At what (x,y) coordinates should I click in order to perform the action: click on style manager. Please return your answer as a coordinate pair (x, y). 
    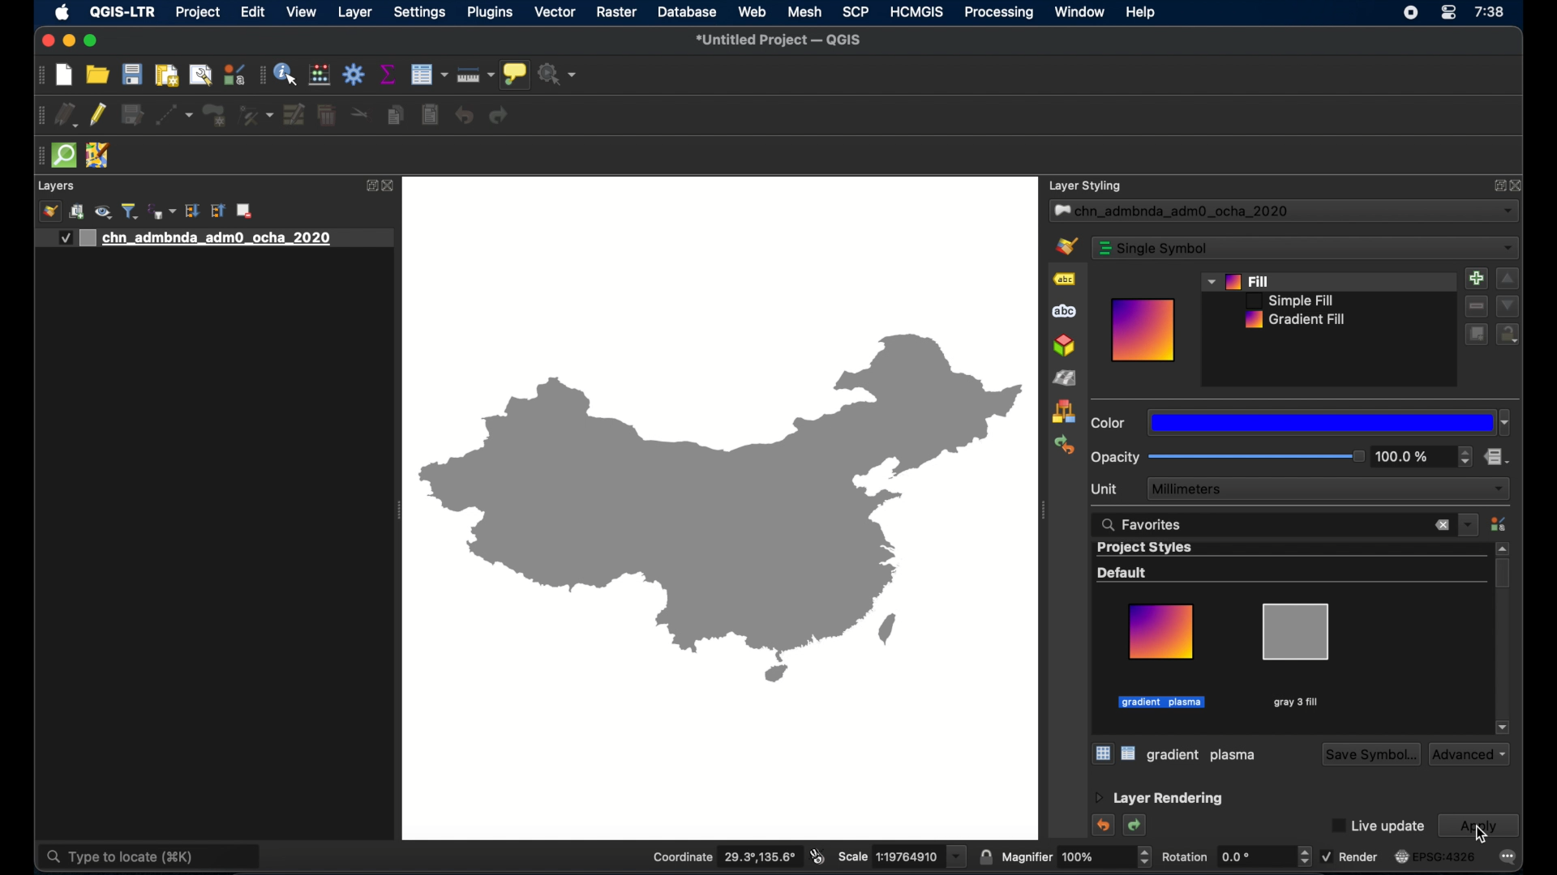
    Looking at the image, I should click on (1498, 523).